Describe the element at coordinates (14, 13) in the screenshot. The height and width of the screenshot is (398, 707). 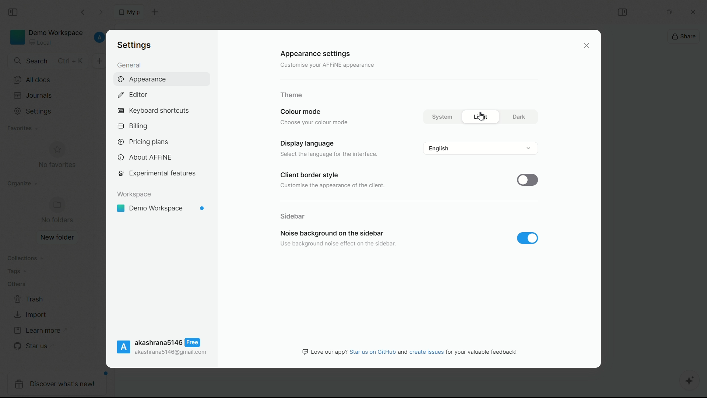
I see `toggle sidebar` at that location.